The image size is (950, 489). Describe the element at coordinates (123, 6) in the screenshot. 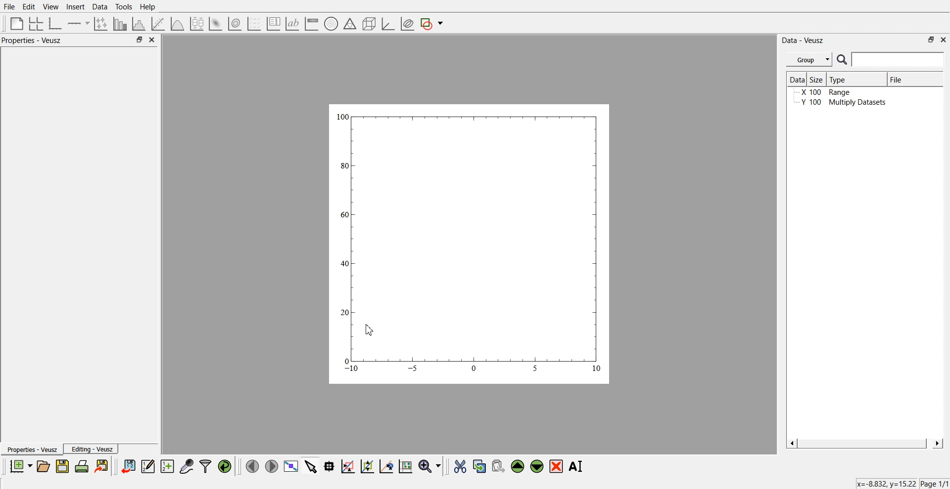

I see `Tools` at that location.